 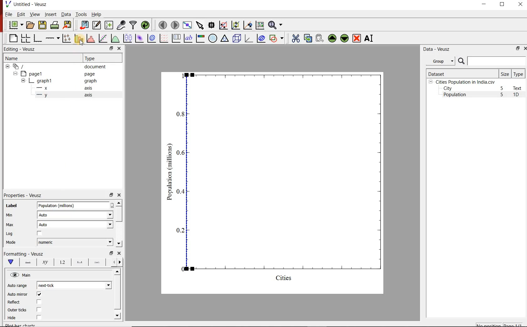 I want to click on Ternary graph, so click(x=225, y=39).